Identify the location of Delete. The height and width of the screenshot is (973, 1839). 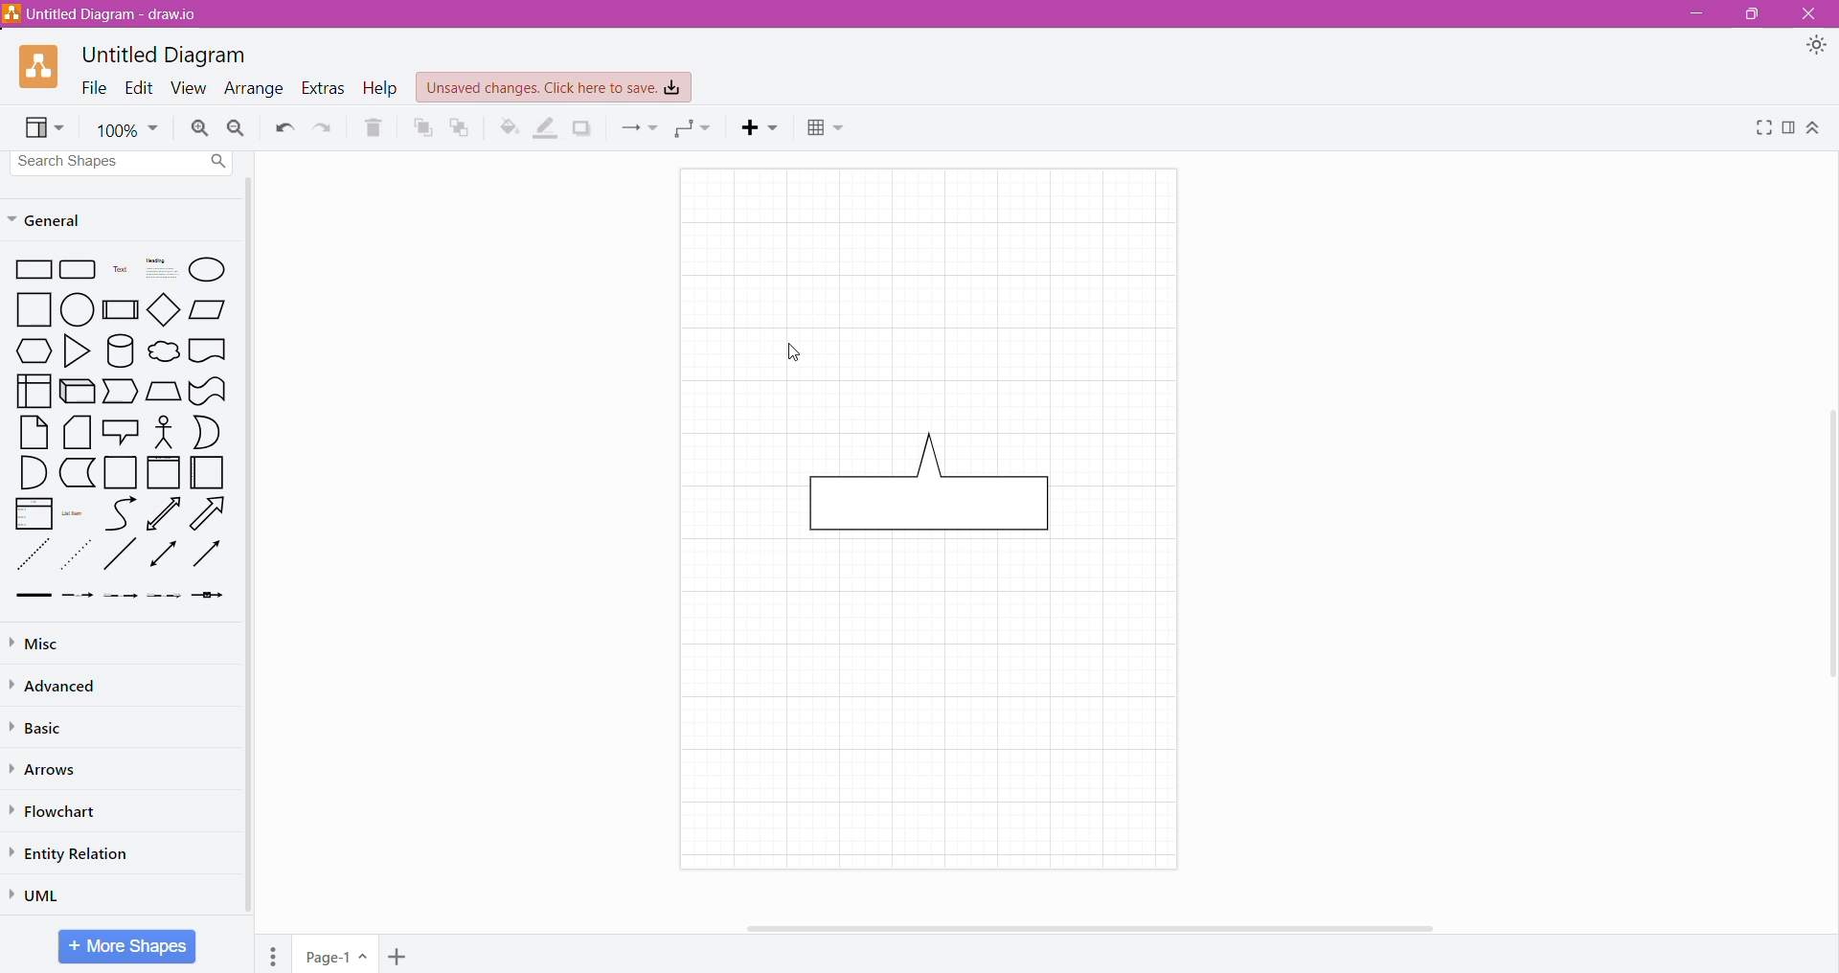
(375, 125).